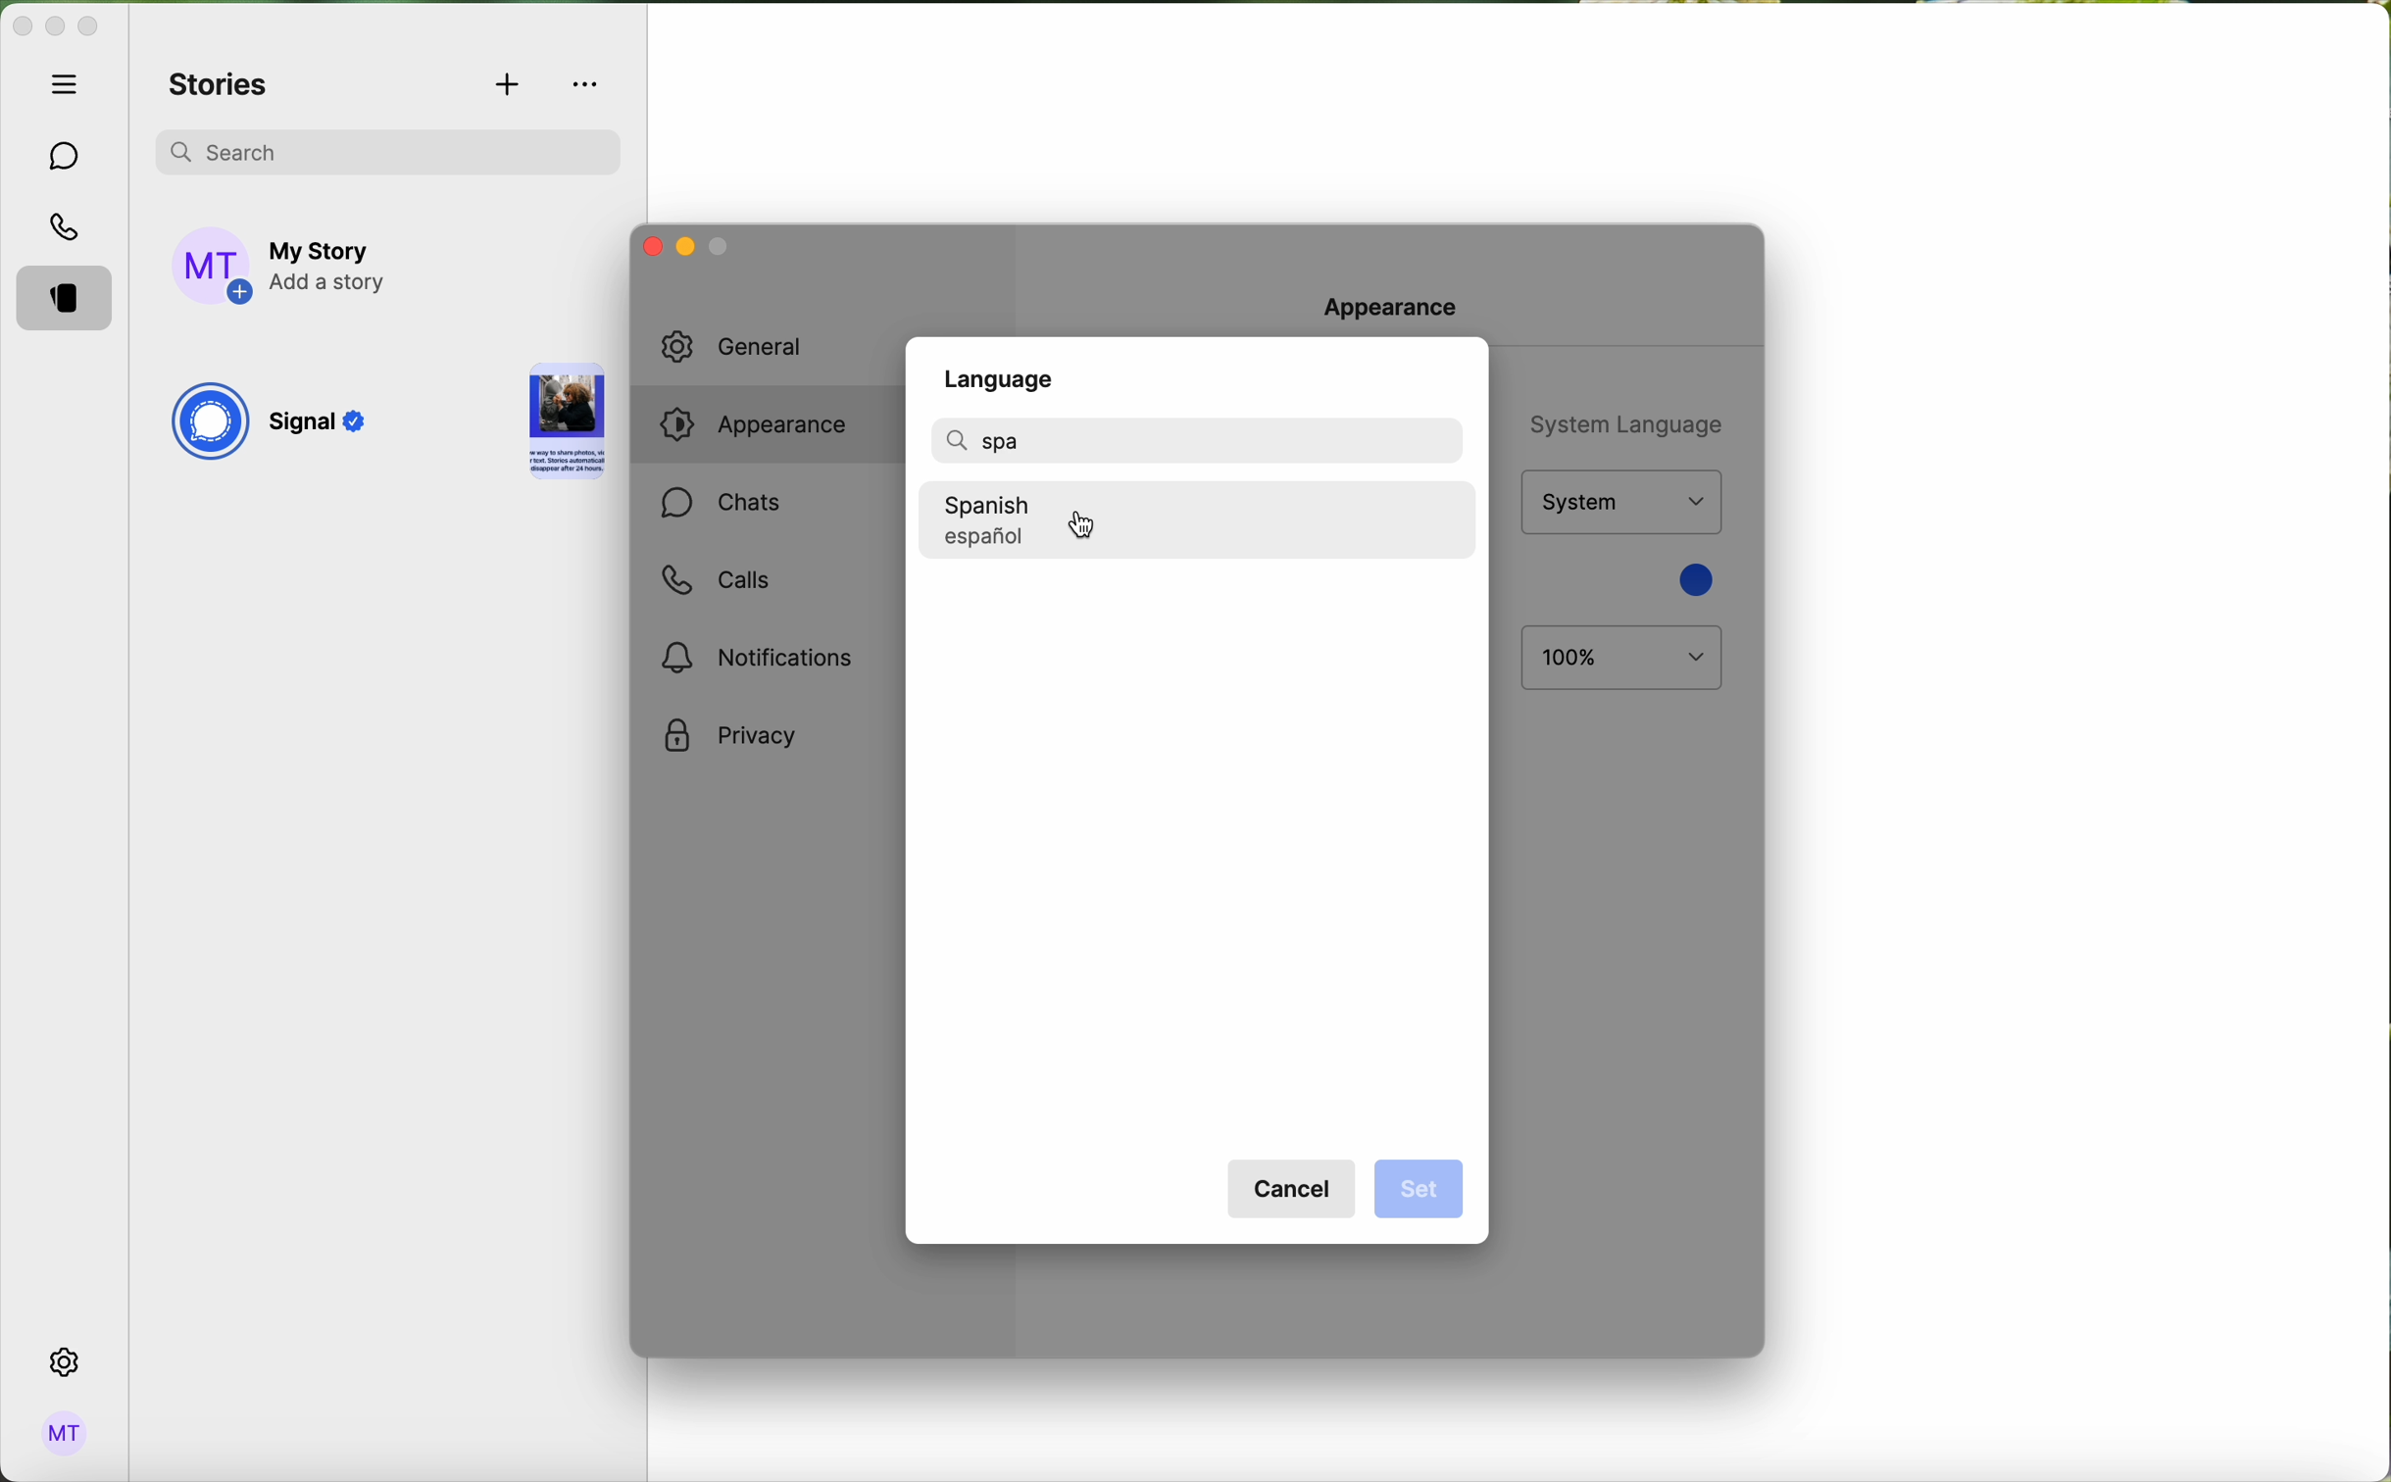  Describe the element at coordinates (66, 157) in the screenshot. I see `chats` at that location.